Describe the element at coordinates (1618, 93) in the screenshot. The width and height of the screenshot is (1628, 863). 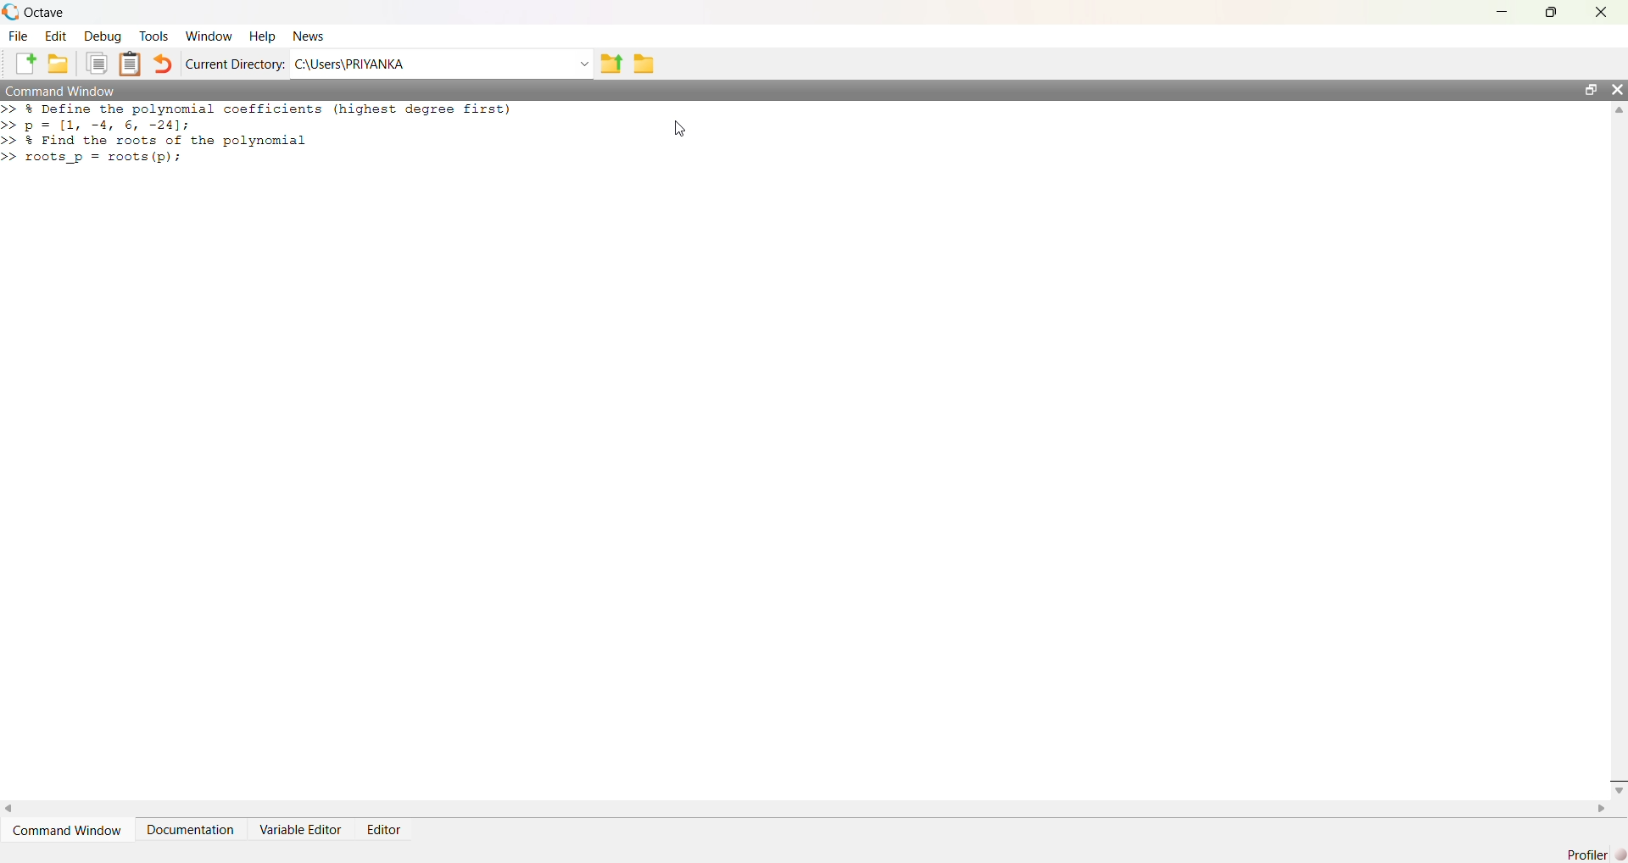
I see `Close` at that location.